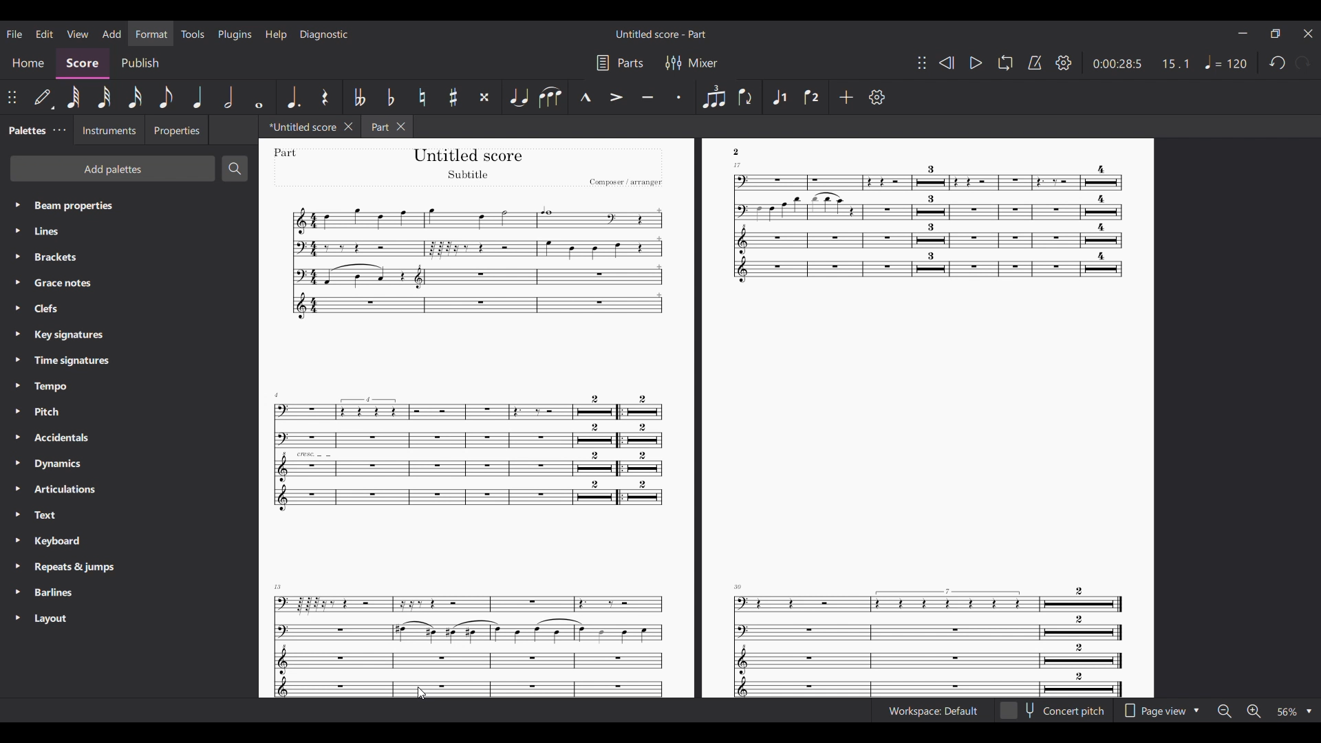  Describe the element at coordinates (469, 627) in the screenshot. I see `` at that location.